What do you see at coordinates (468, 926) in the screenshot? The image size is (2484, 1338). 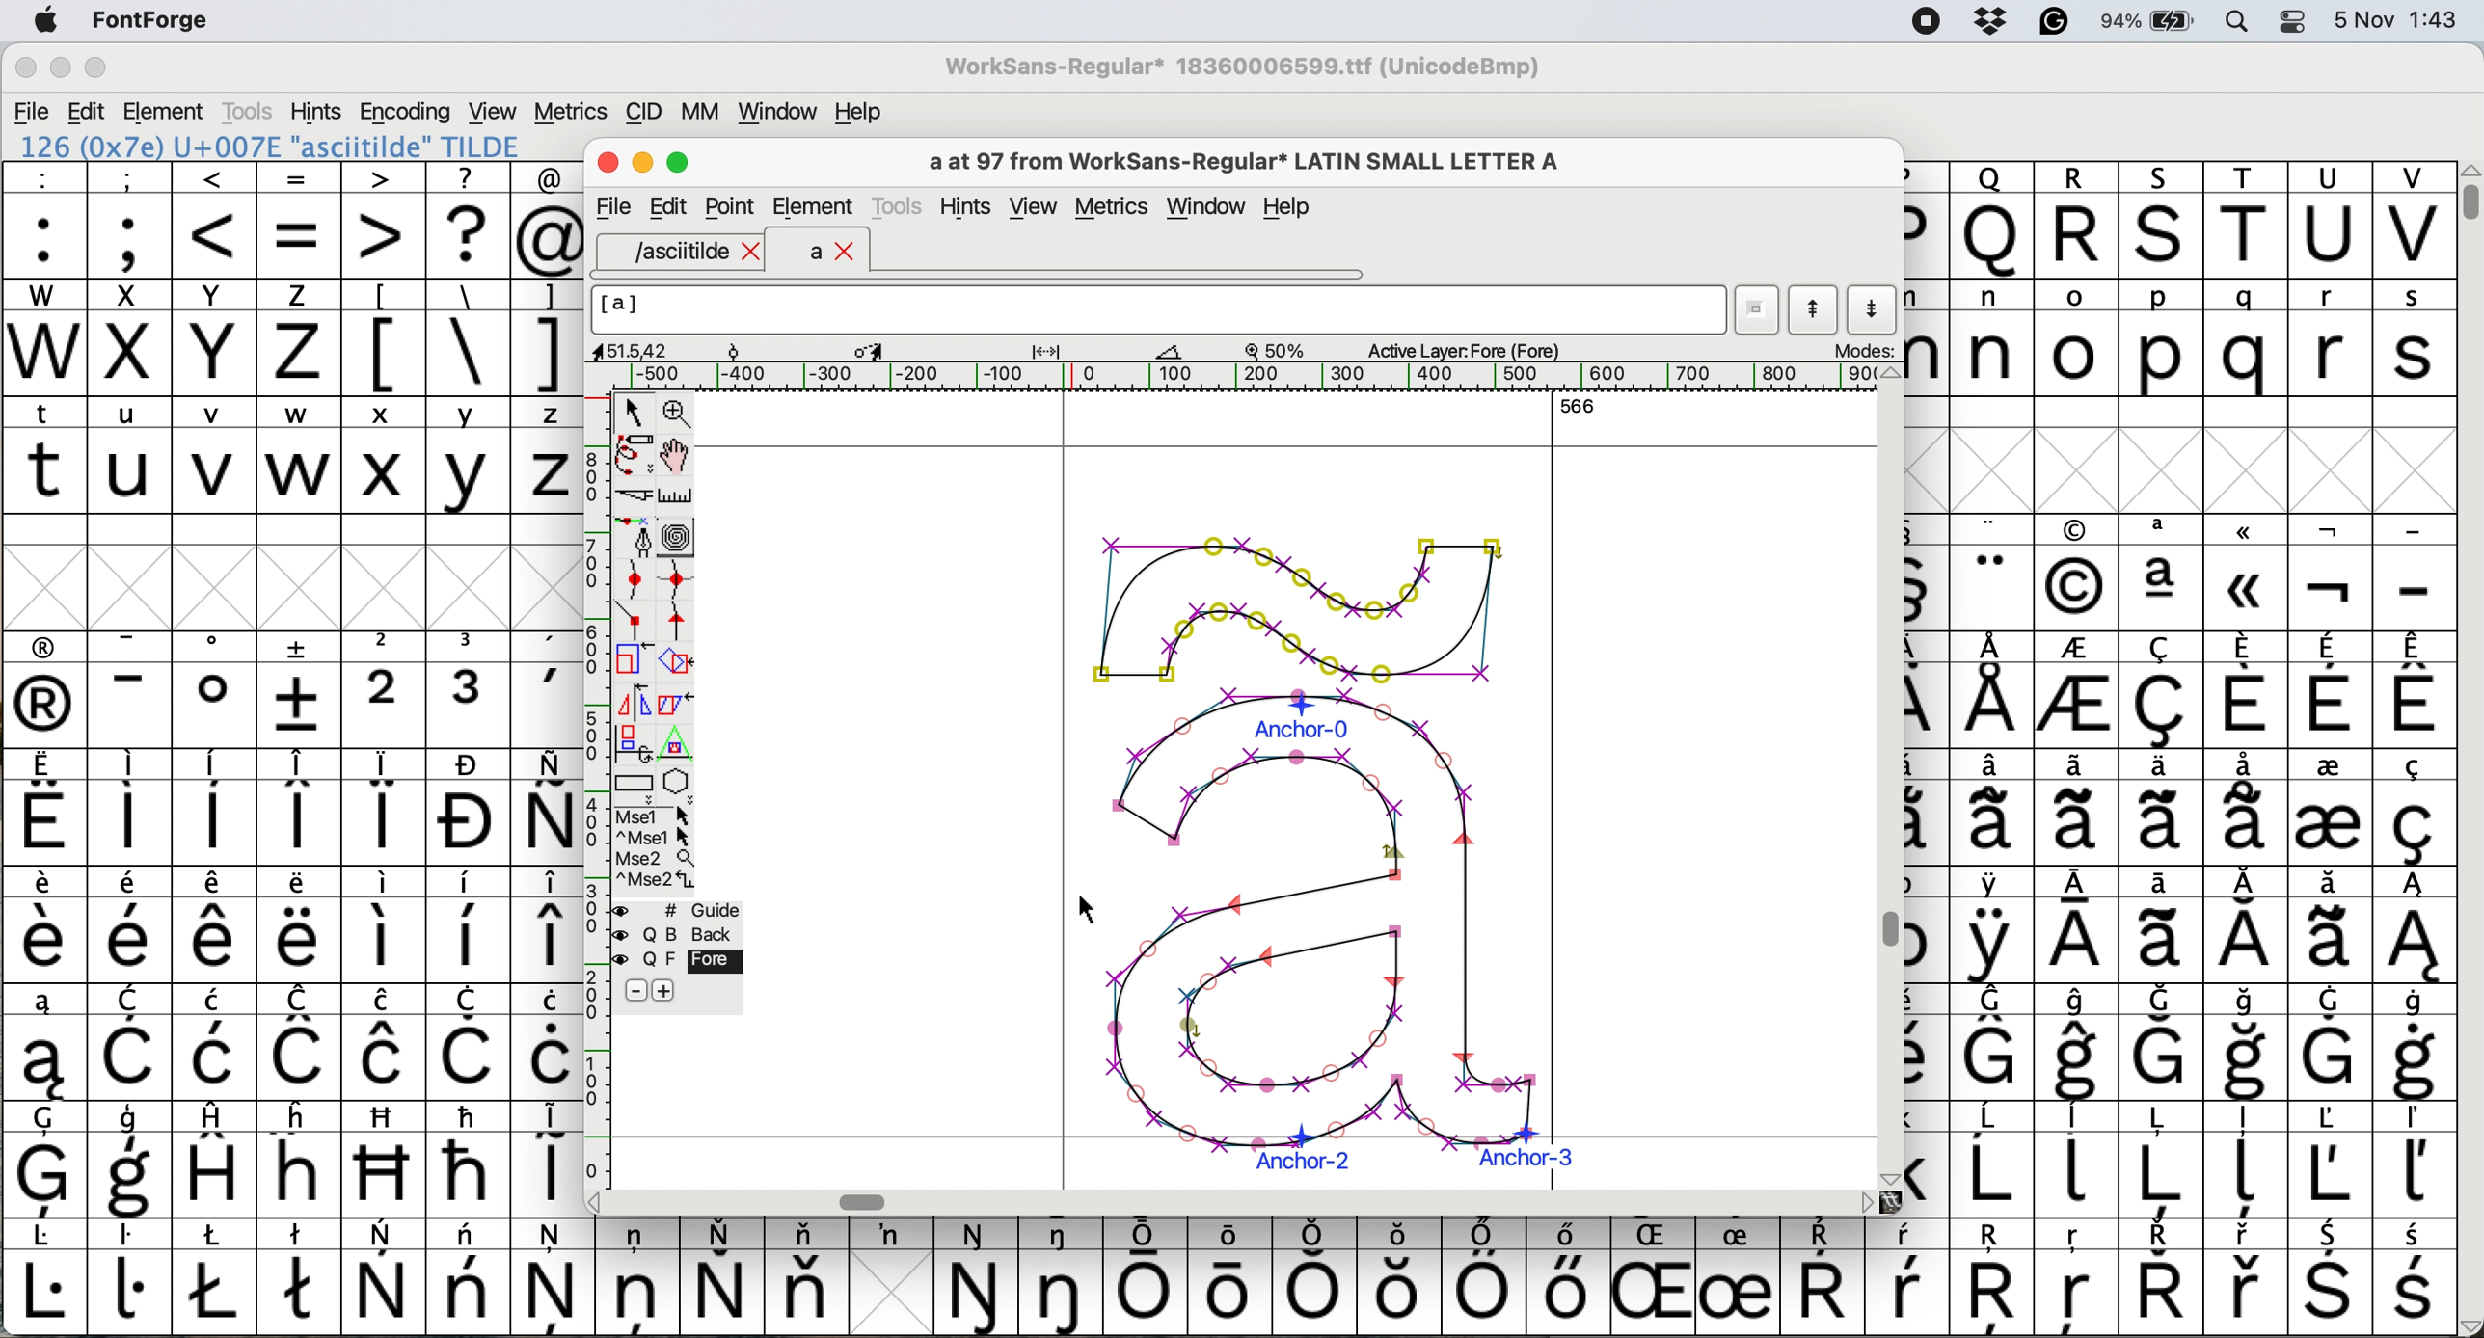 I see `symbol` at bounding box center [468, 926].